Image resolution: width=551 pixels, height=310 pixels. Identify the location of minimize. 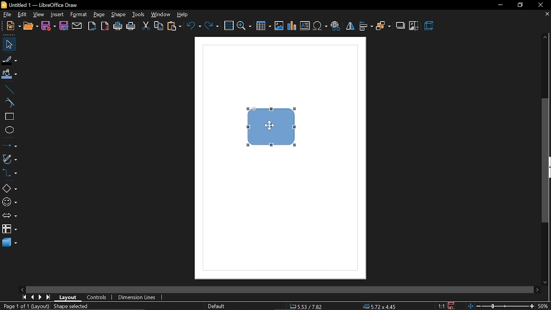
(500, 5).